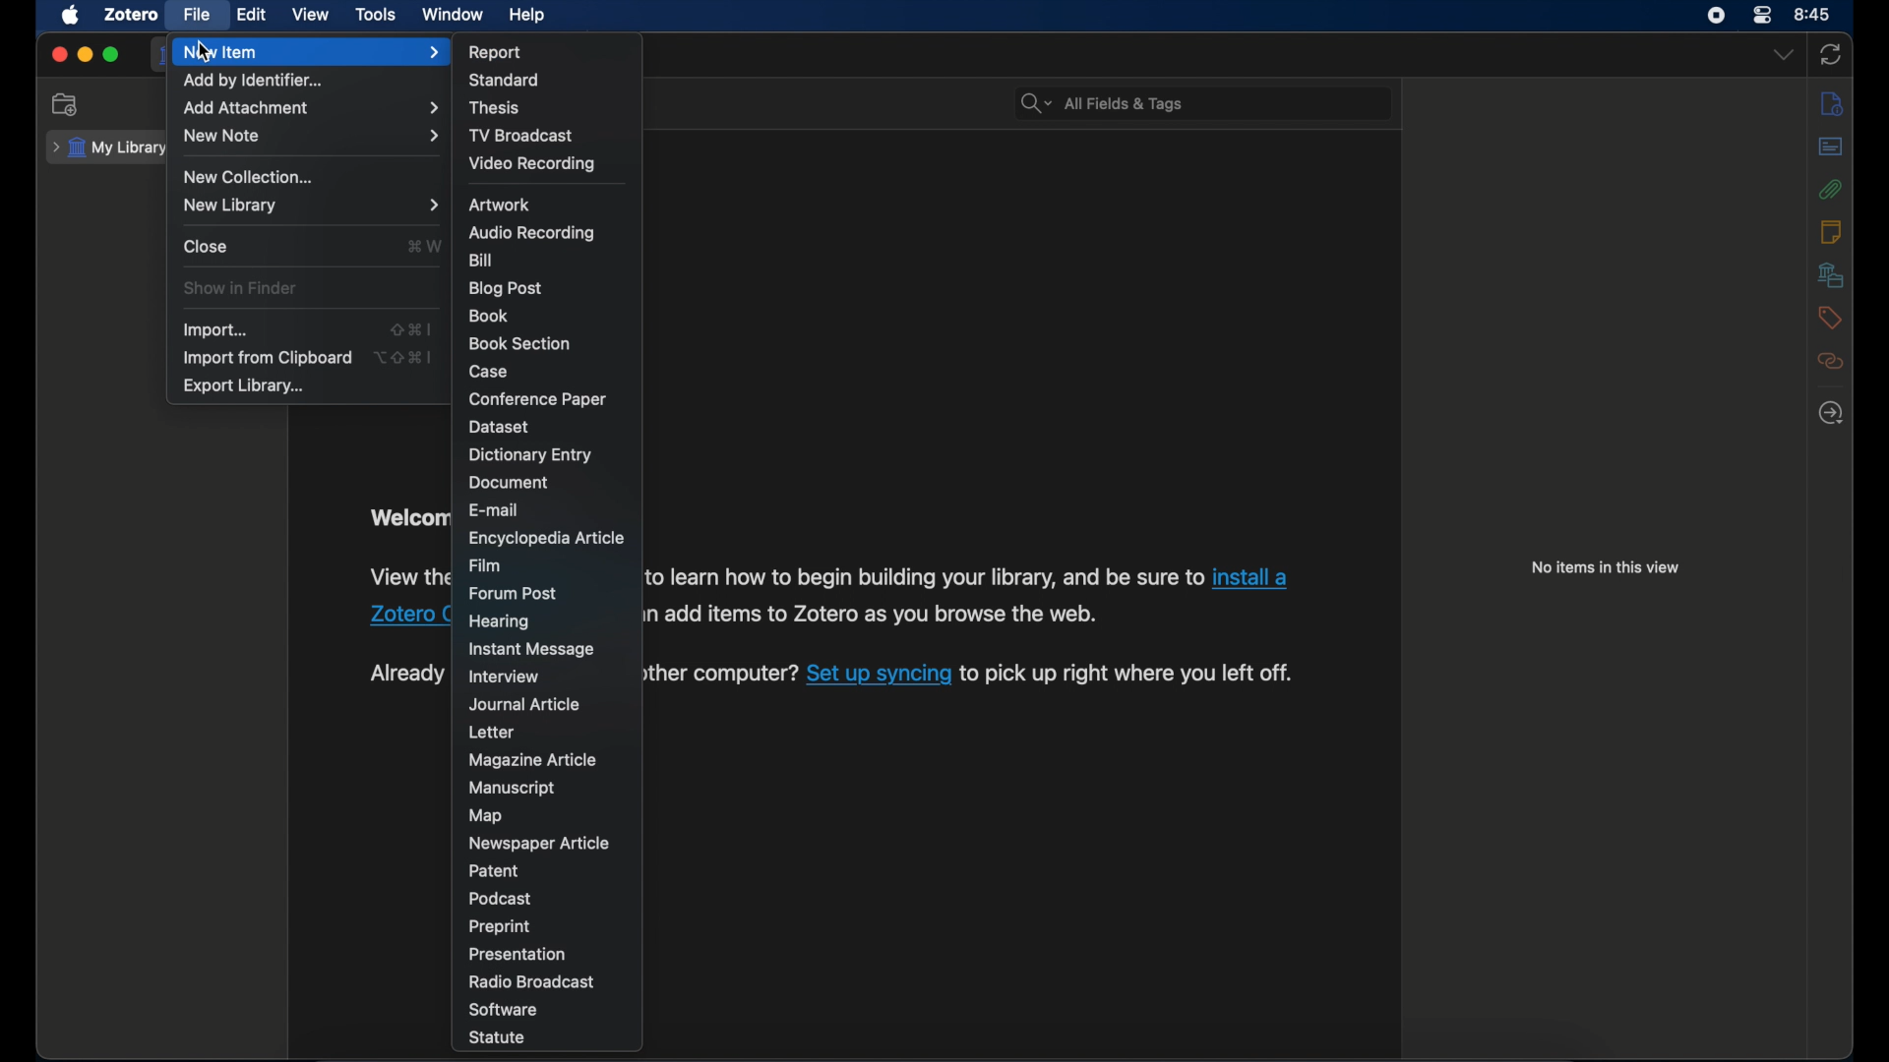 The width and height of the screenshot is (1889, 1062). I want to click on audio recording, so click(530, 231).